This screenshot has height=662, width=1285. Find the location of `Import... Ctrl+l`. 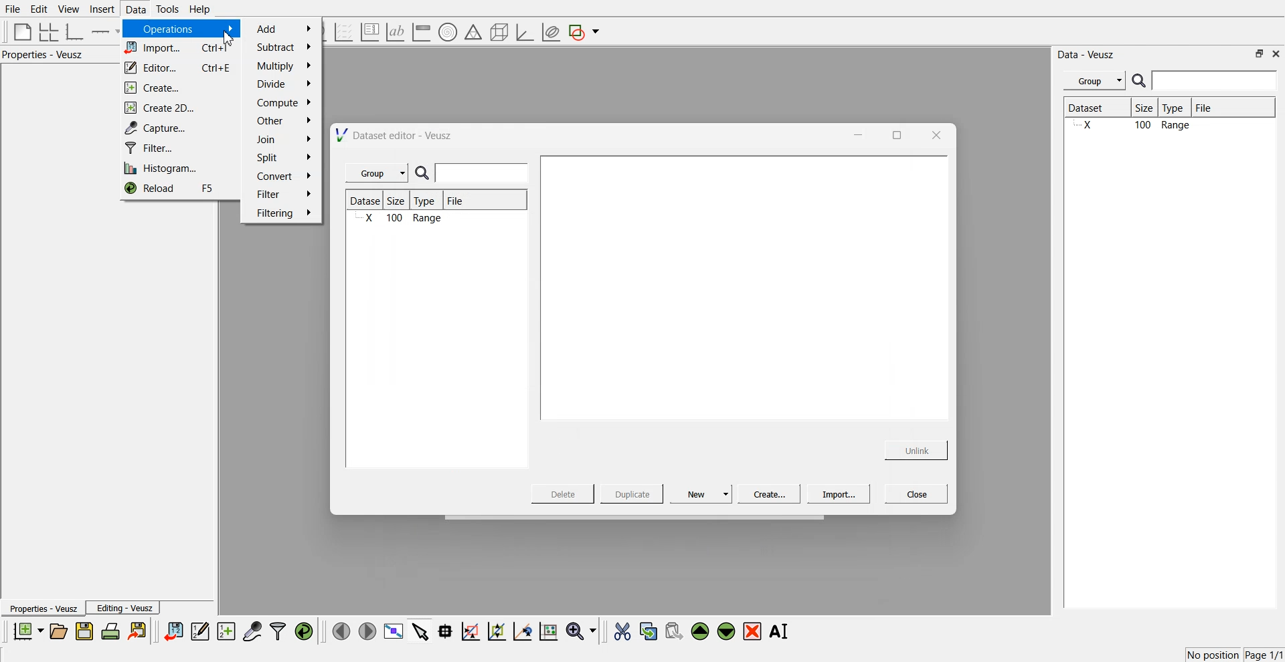

Import... Ctrl+l is located at coordinates (179, 49).